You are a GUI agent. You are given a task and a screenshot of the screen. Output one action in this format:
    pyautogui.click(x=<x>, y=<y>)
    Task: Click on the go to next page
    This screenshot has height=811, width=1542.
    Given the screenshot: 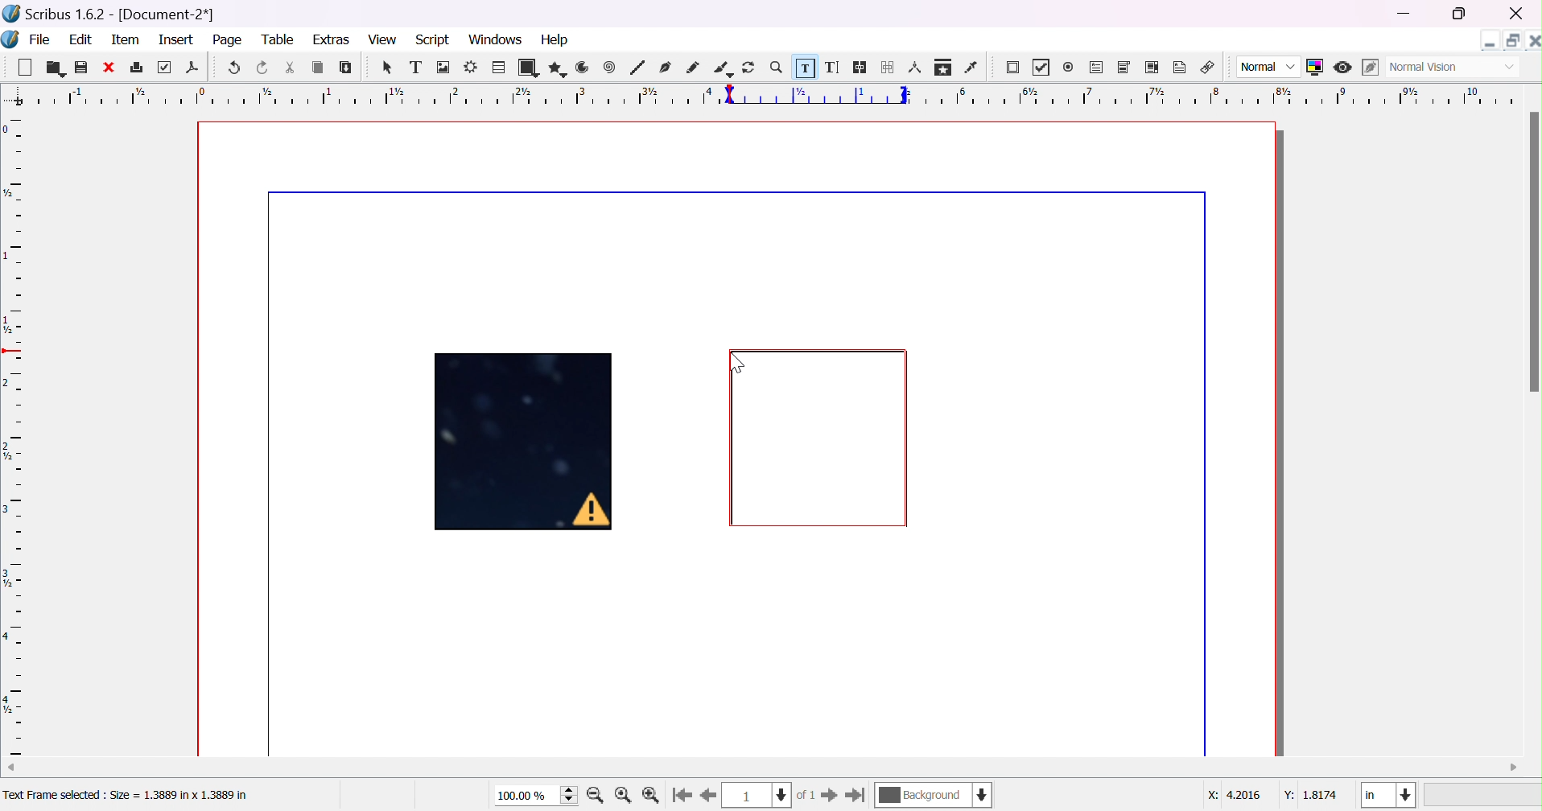 What is the action you would take?
    pyautogui.click(x=828, y=795)
    